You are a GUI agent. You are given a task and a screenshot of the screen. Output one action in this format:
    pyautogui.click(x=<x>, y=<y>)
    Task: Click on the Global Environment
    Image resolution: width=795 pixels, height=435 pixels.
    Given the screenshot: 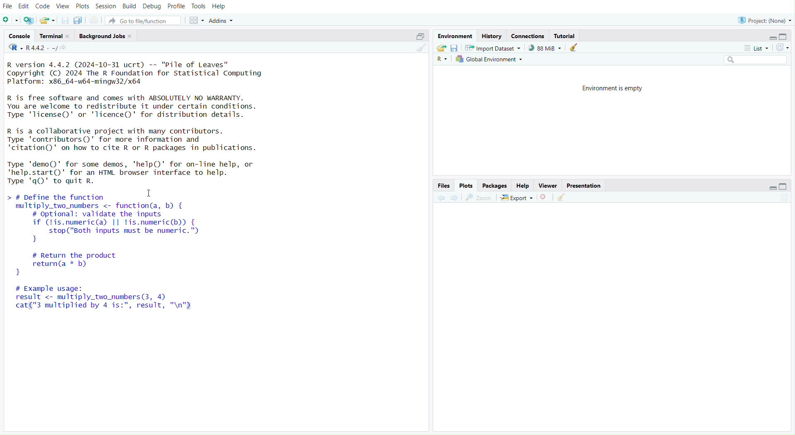 What is the action you would take?
    pyautogui.click(x=491, y=59)
    